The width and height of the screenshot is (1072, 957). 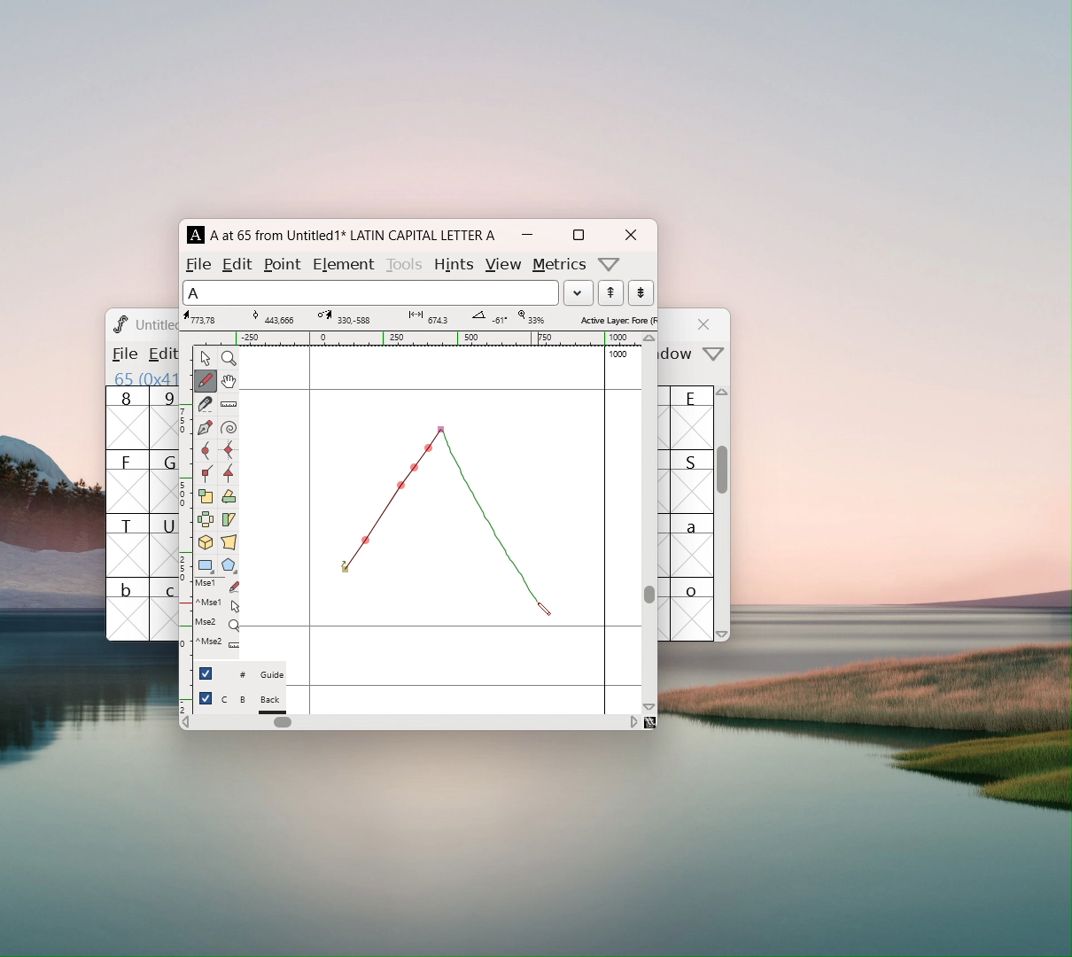 I want to click on view, so click(x=502, y=265).